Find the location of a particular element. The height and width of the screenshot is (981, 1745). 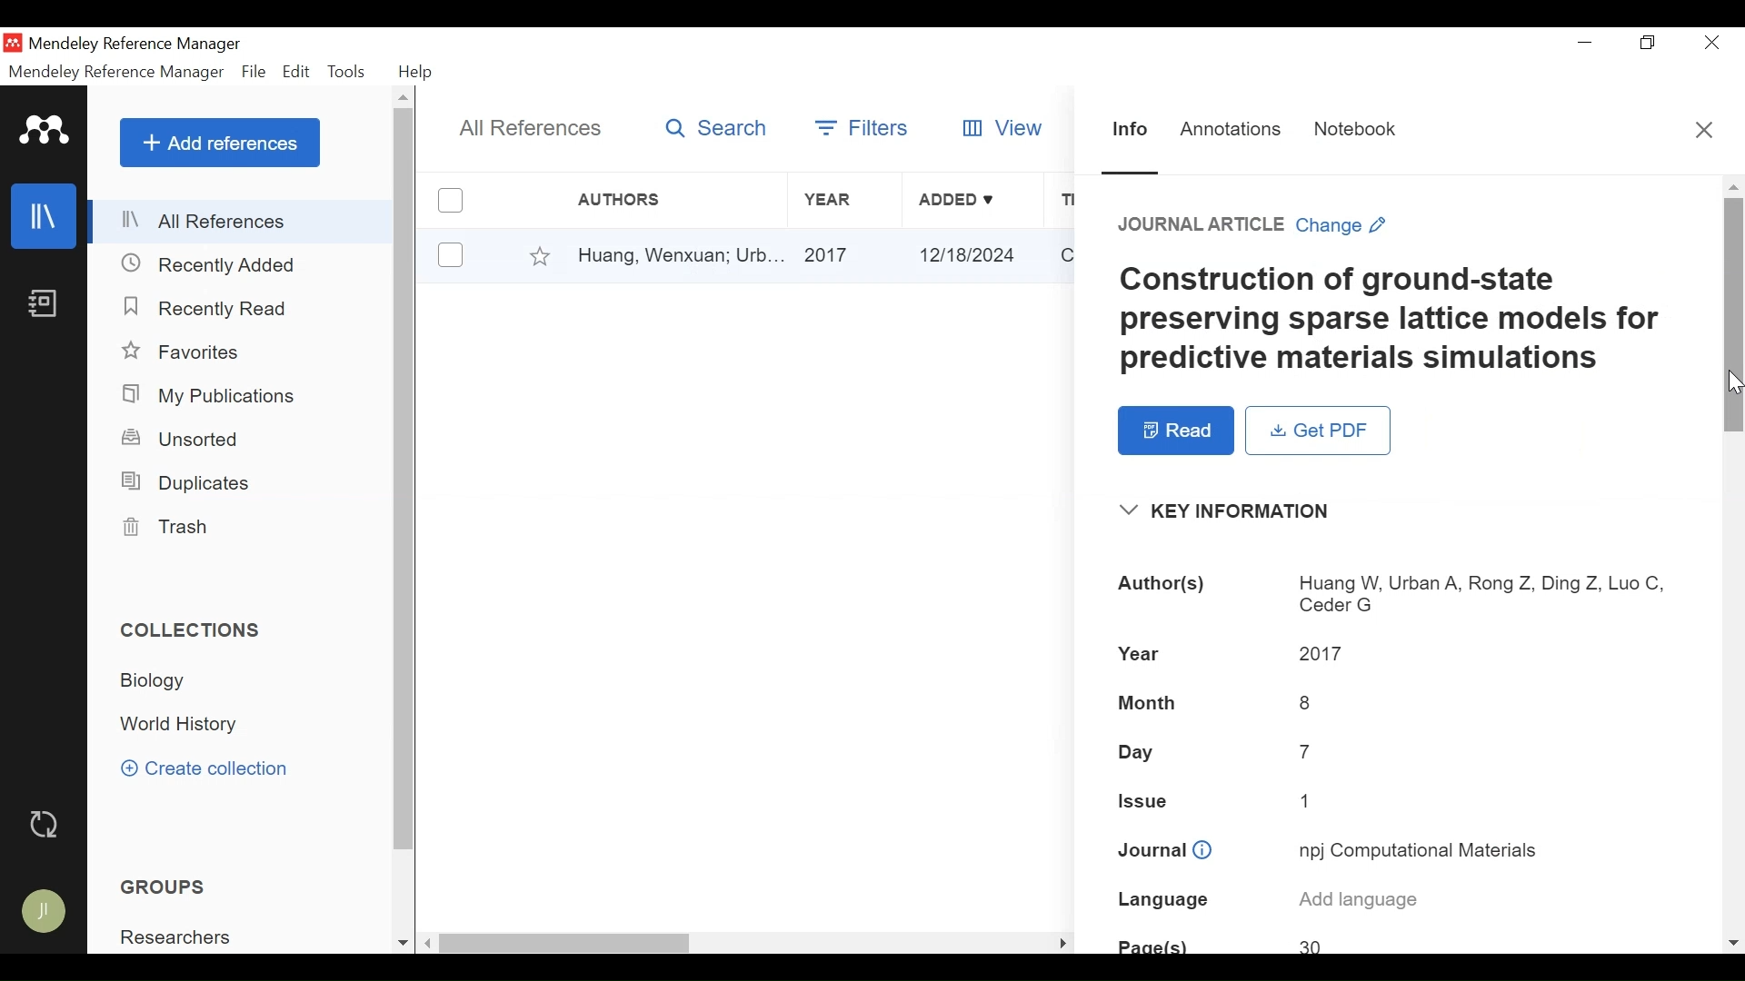

Scroll down is located at coordinates (400, 943).